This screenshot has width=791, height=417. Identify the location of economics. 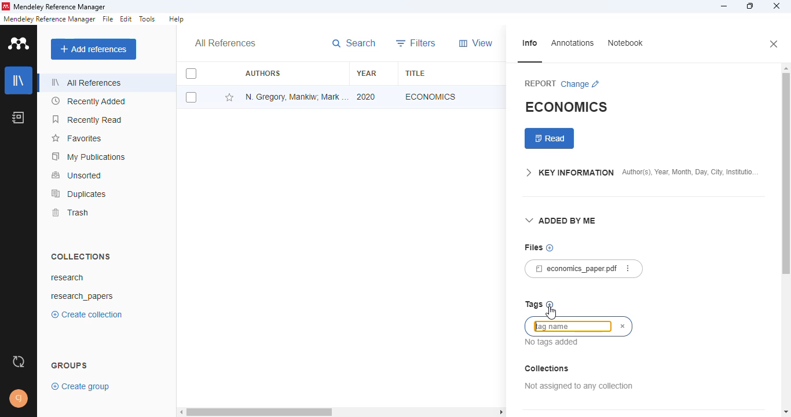
(567, 106).